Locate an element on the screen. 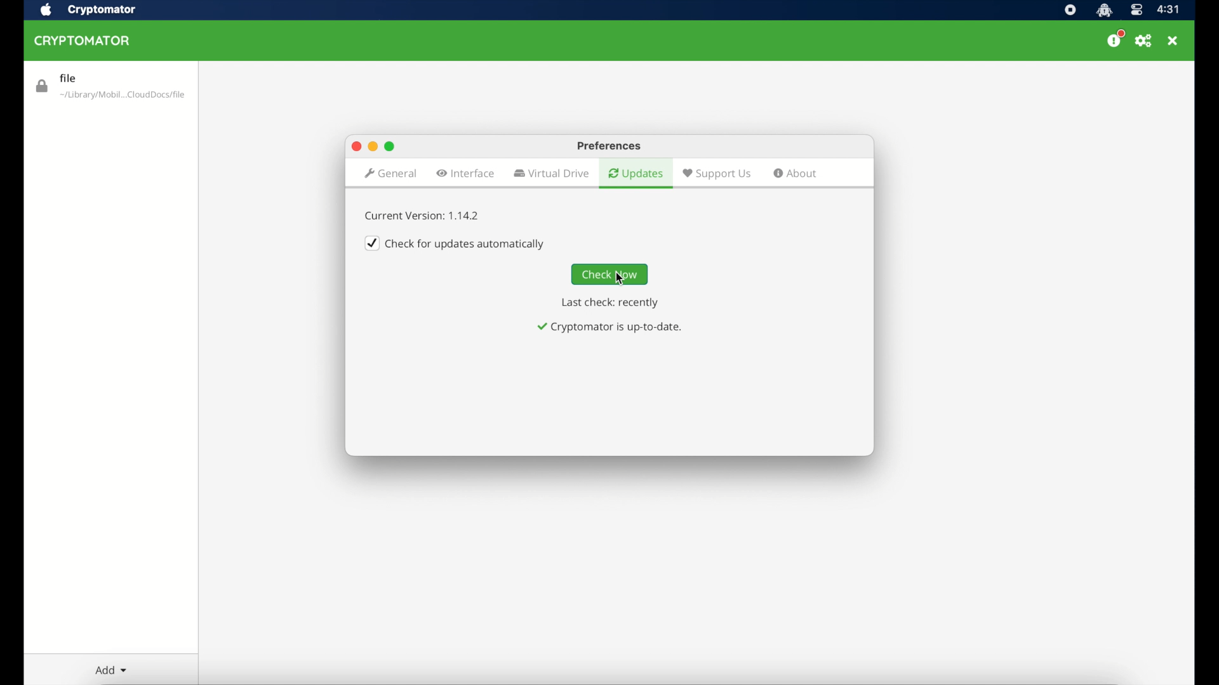  apple icon is located at coordinates (47, 10).